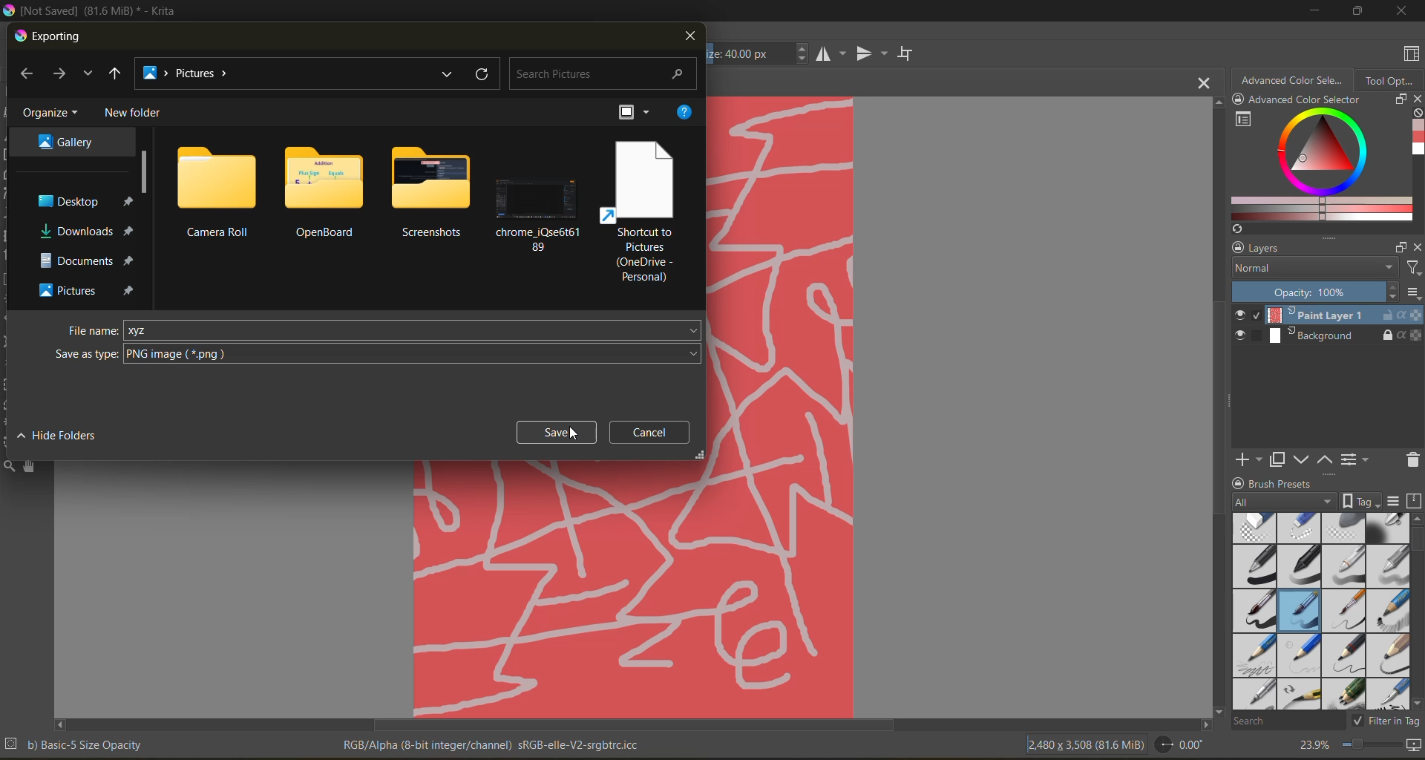 The image size is (1425, 760). Describe the element at coordinates (722, 83) in the screenshot. I see `[Not Saved] (81.6 MiB) *` at that location.